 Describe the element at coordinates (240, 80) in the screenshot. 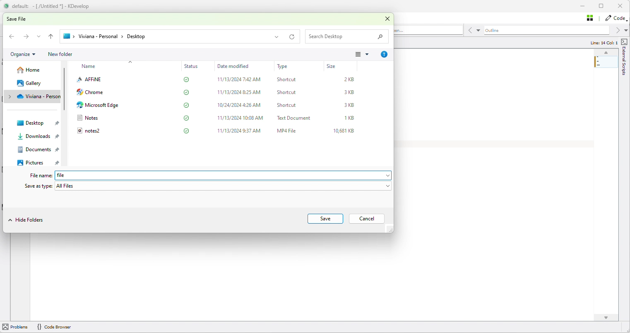

I see `11/13/2024 7:42 AM` at that location.